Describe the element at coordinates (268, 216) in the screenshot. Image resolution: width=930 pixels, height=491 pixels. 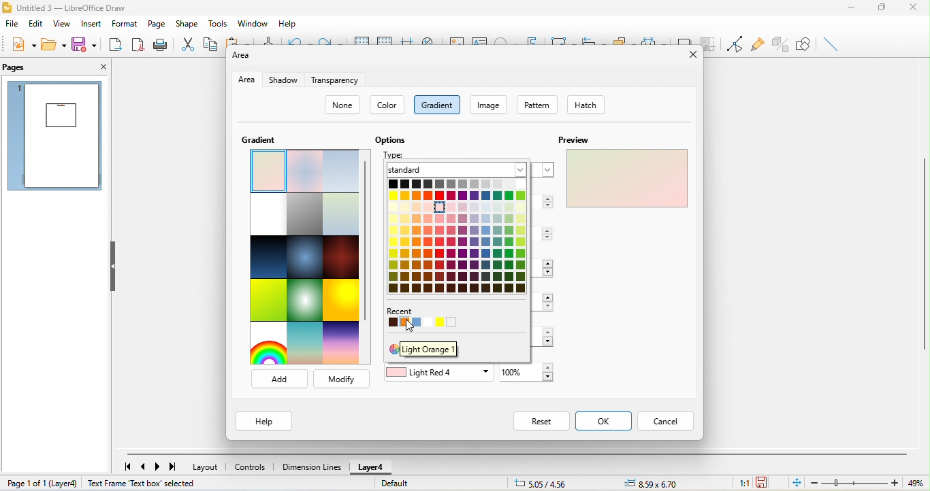
I see `blank with grey` at that location.